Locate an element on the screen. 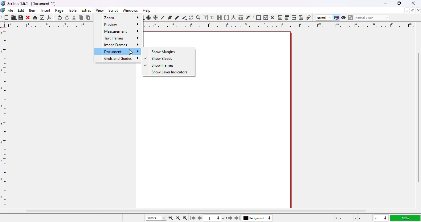 Image resolution: width=421 pixels, height=222 pixels. view is located at coordinates (100, 10).